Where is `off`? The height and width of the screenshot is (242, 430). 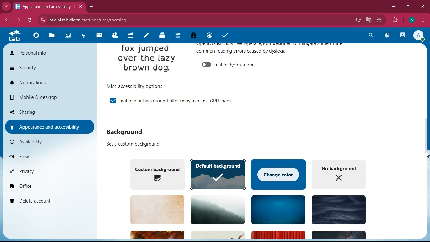 off is located at coordinates (207, 65).